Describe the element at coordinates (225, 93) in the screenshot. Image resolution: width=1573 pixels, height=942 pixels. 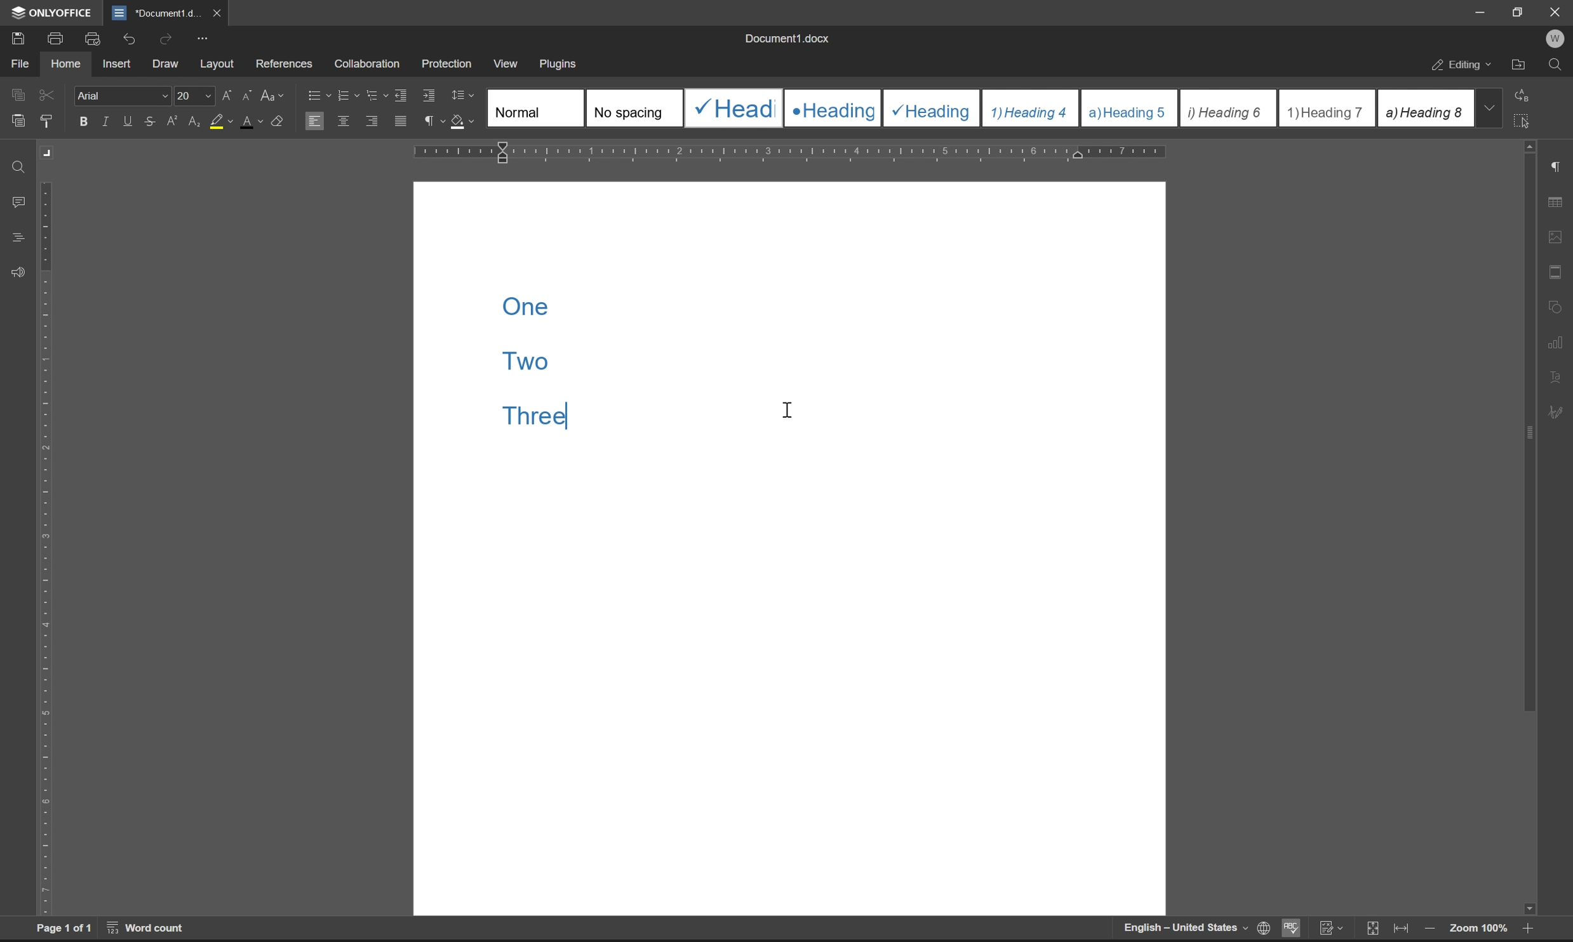
I see `increment font case` at that location.